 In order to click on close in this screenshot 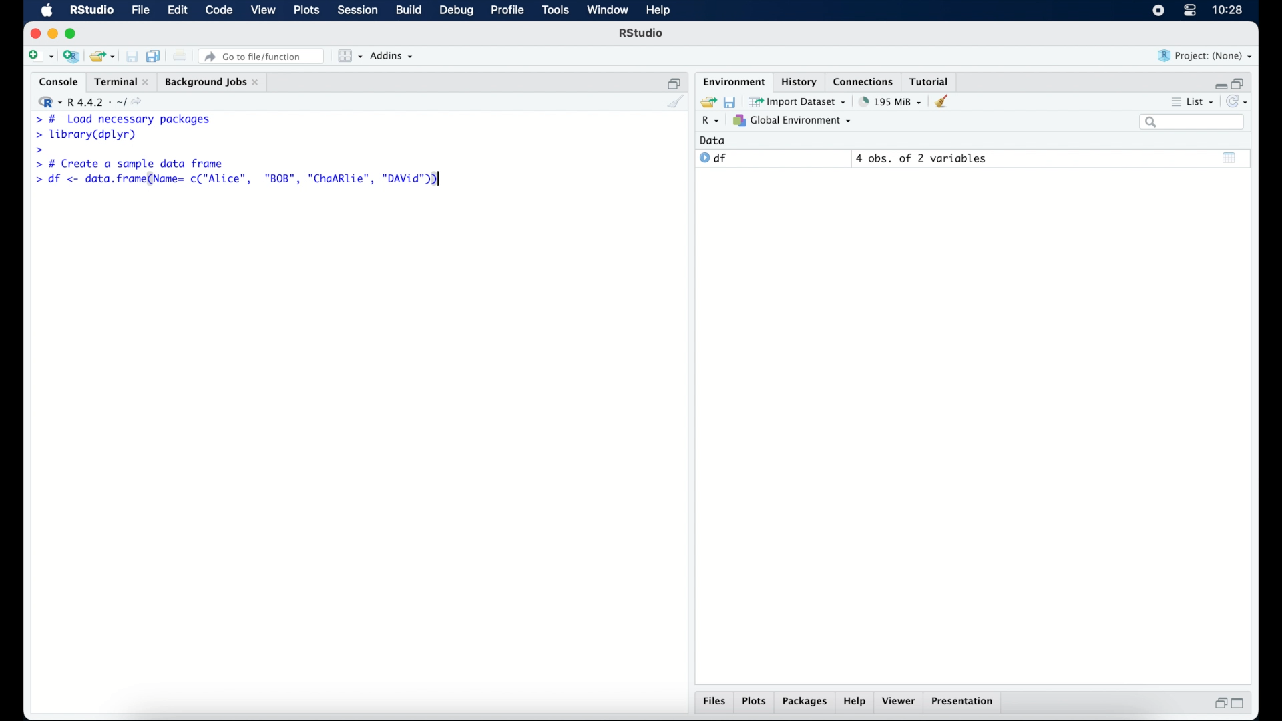, I will do `click(35, 33)`.